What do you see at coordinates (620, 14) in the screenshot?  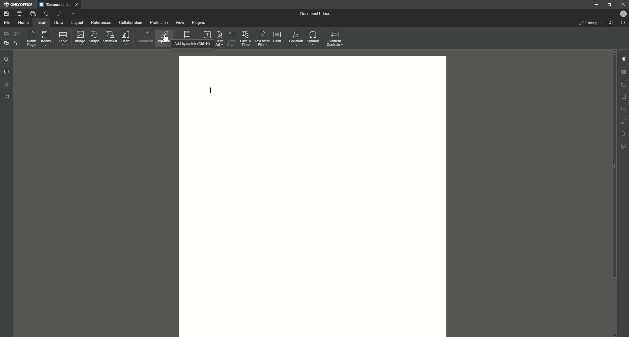 I see `Profile` at bounding box center [620, 14].